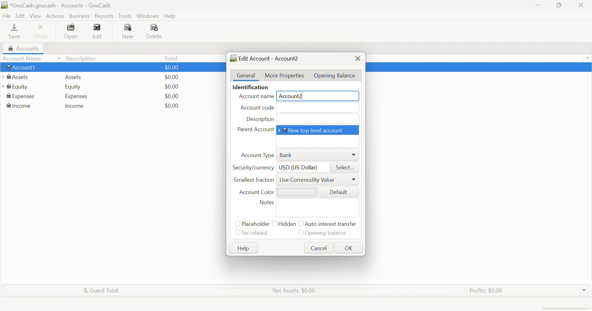 This screenshot has width=592, height=311. Describe the element at coordinates (22, 68) in the screenshot. I see `Account1` at that location.